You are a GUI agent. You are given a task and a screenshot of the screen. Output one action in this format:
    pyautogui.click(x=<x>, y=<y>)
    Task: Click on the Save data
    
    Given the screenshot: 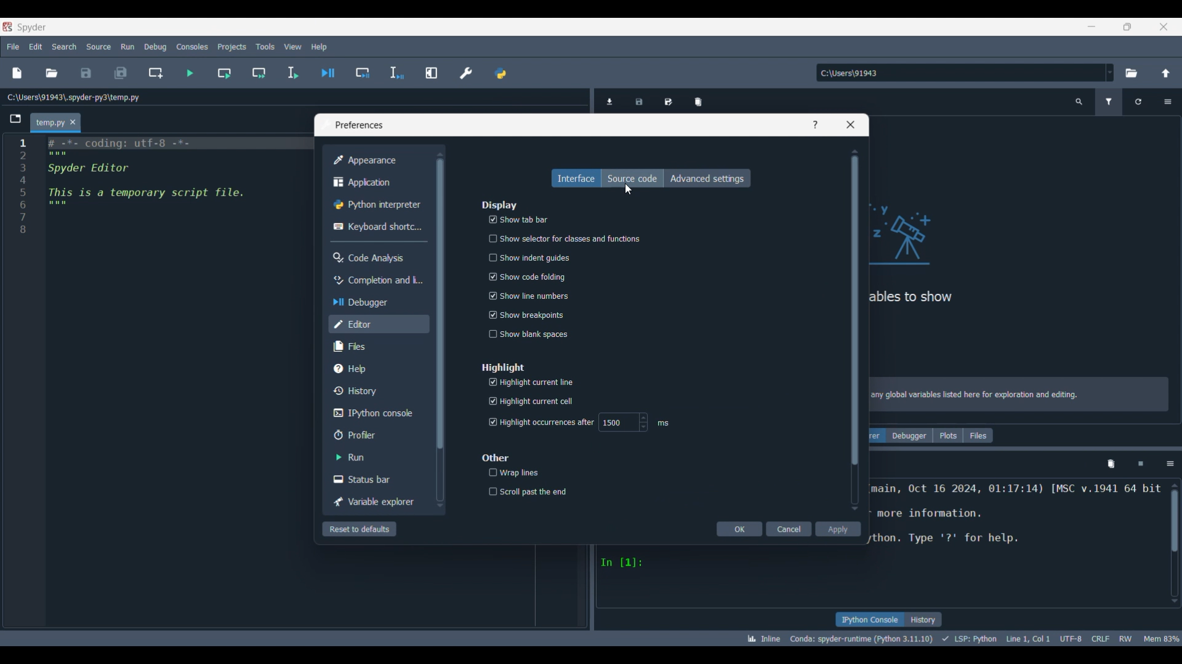 What is the action you would take?
    pyautogui.click(x=638, y=100)
    